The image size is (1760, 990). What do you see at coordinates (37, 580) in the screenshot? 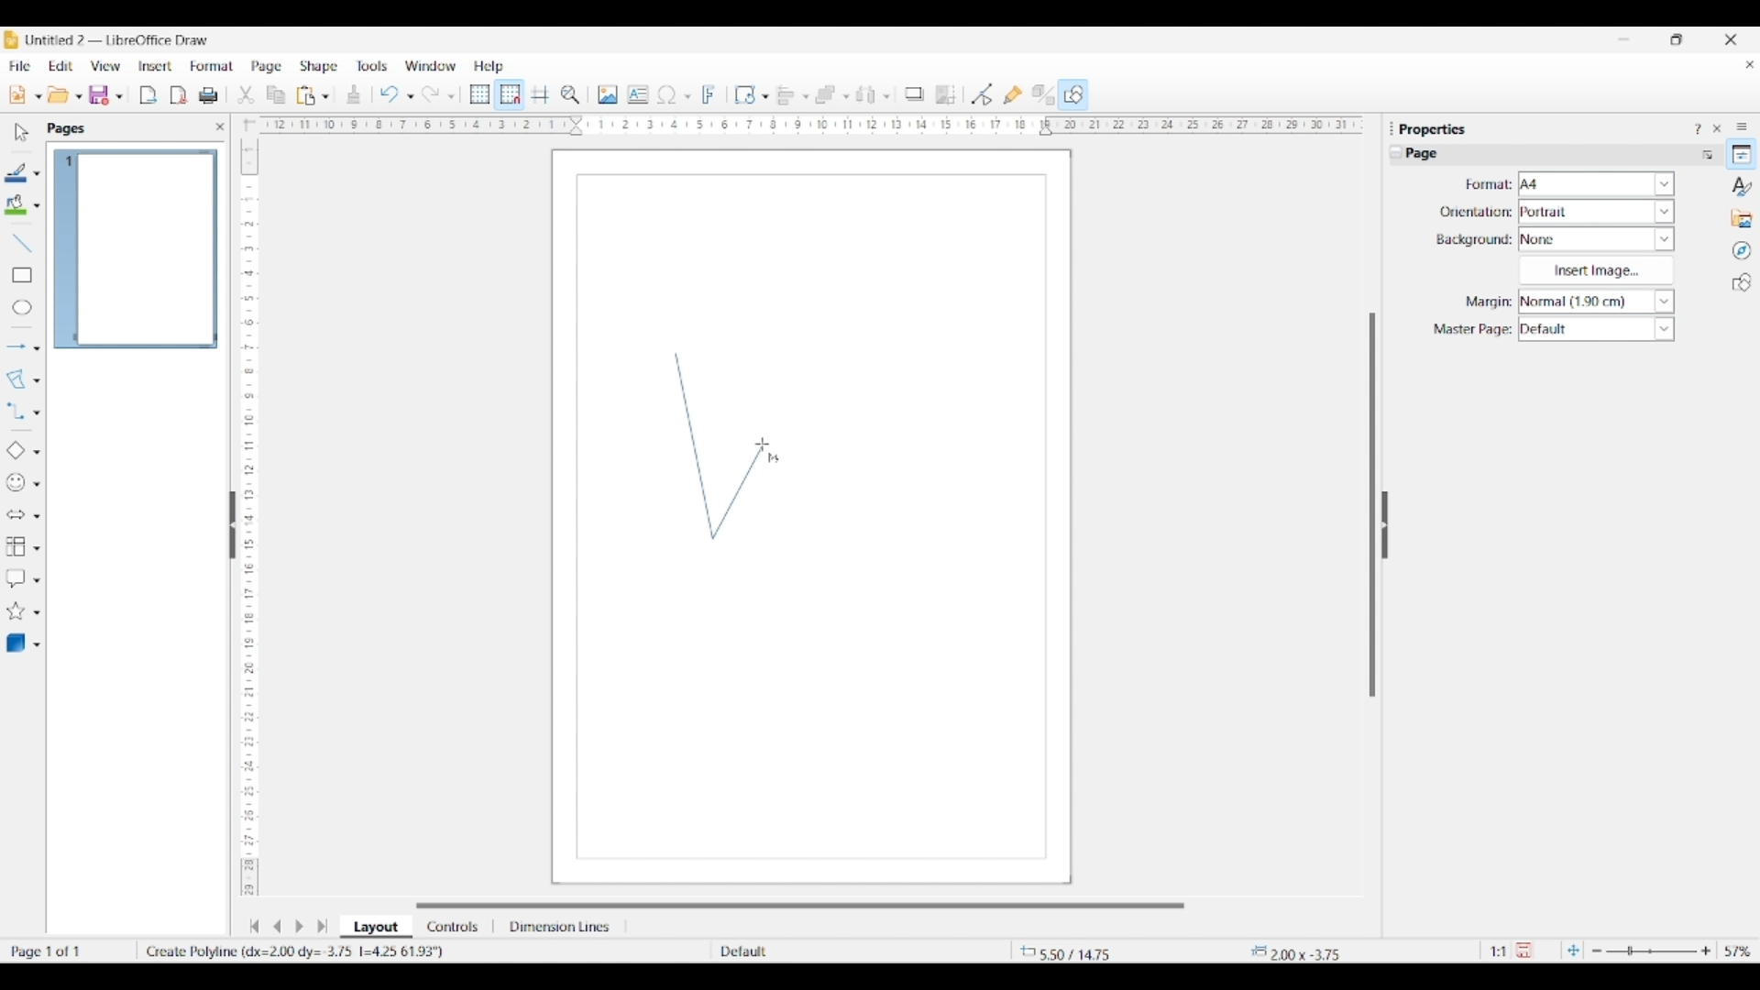
I see `Callout shape options` at bounding box center [37, 580].